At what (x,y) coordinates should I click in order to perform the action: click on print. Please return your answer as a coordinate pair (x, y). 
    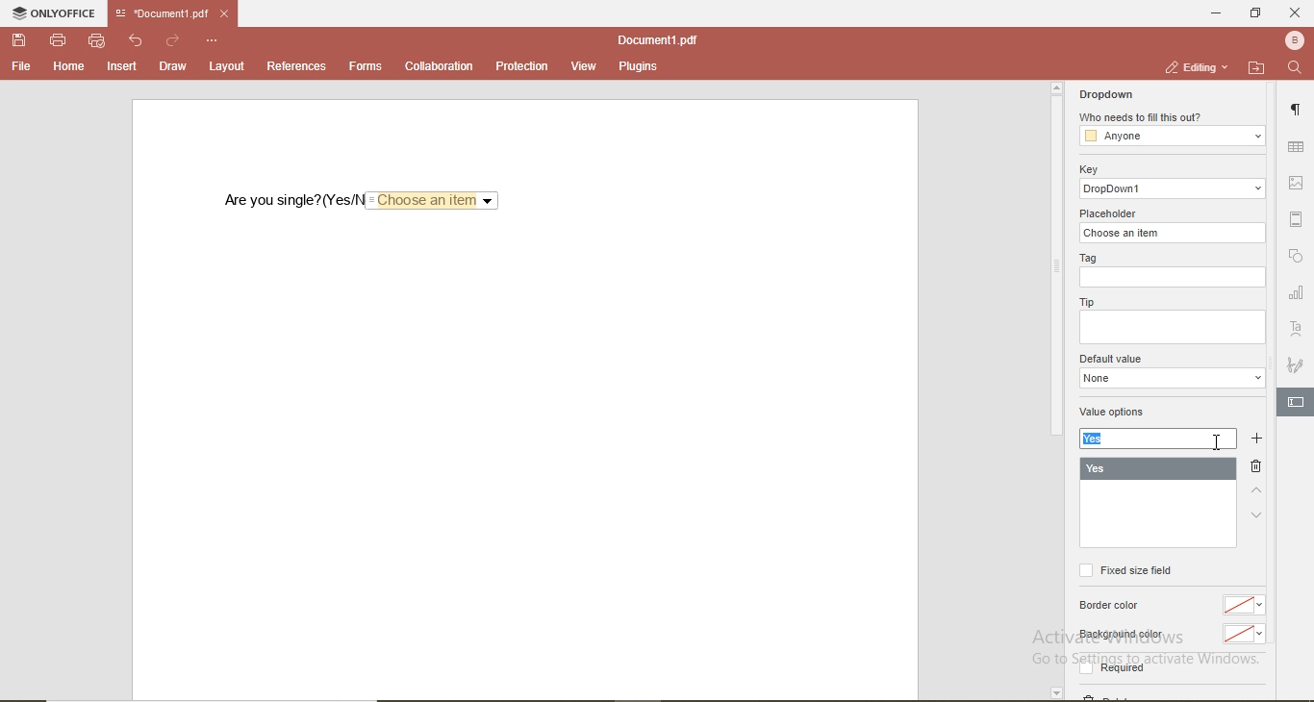
    Looking at the image, I should click on (60, 41).